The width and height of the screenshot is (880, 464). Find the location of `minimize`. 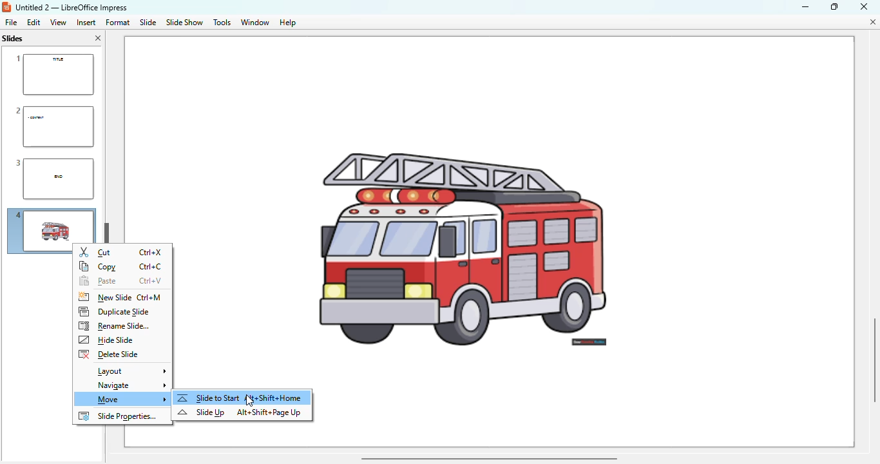

minimize is located at coordinates (805, 6).